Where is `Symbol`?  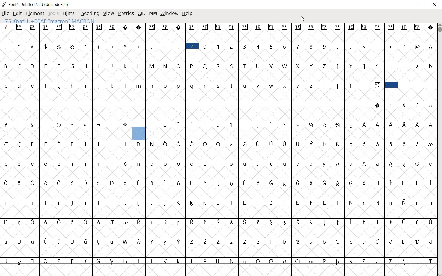 Symbol is located at coordinates (192, 124).